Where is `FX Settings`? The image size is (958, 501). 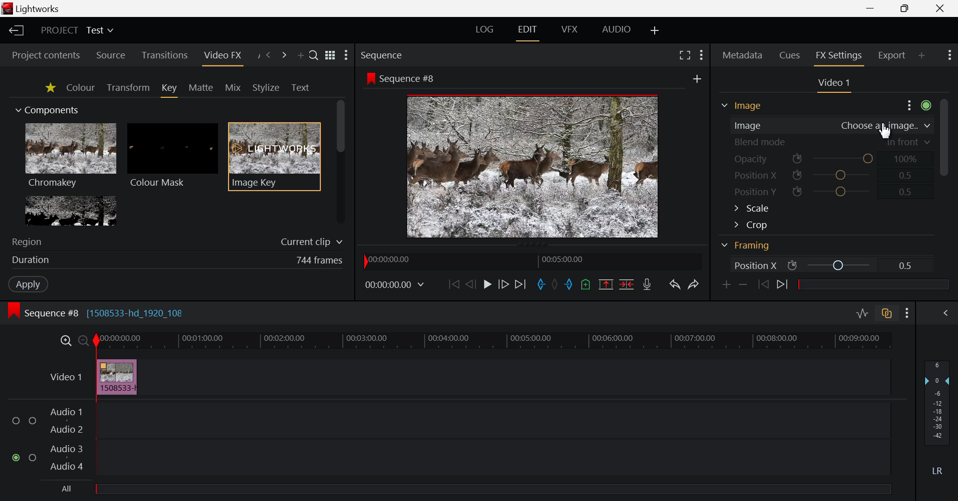 FX Settings is located at coordinates (840, 56).